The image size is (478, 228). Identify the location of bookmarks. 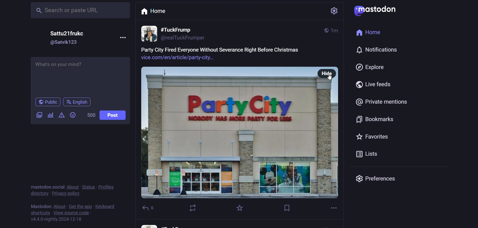
(287, 208).